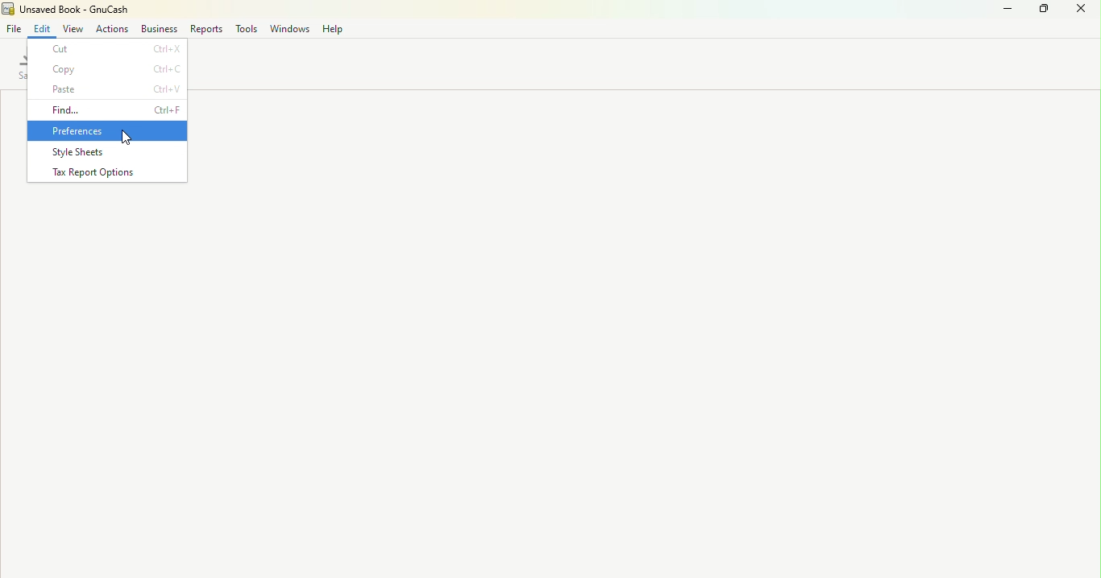 The height and width of the screenshot is (578, 1101). What do you see at coordinates (110, 130) in the screenshot?
I see `Preferences` at bounding box center [110, 130].